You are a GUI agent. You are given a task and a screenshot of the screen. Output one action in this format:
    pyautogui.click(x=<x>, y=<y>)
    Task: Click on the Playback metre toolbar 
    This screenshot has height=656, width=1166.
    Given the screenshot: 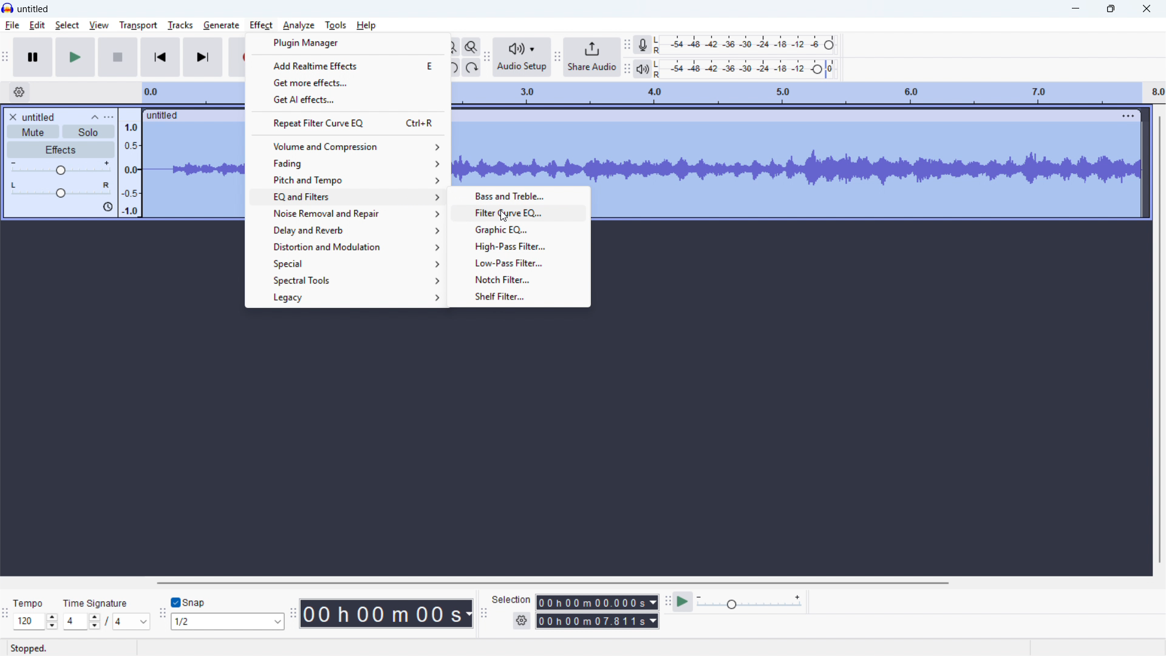 What is the action you would take?
    pyautogui.click(x=626, y=70)
    